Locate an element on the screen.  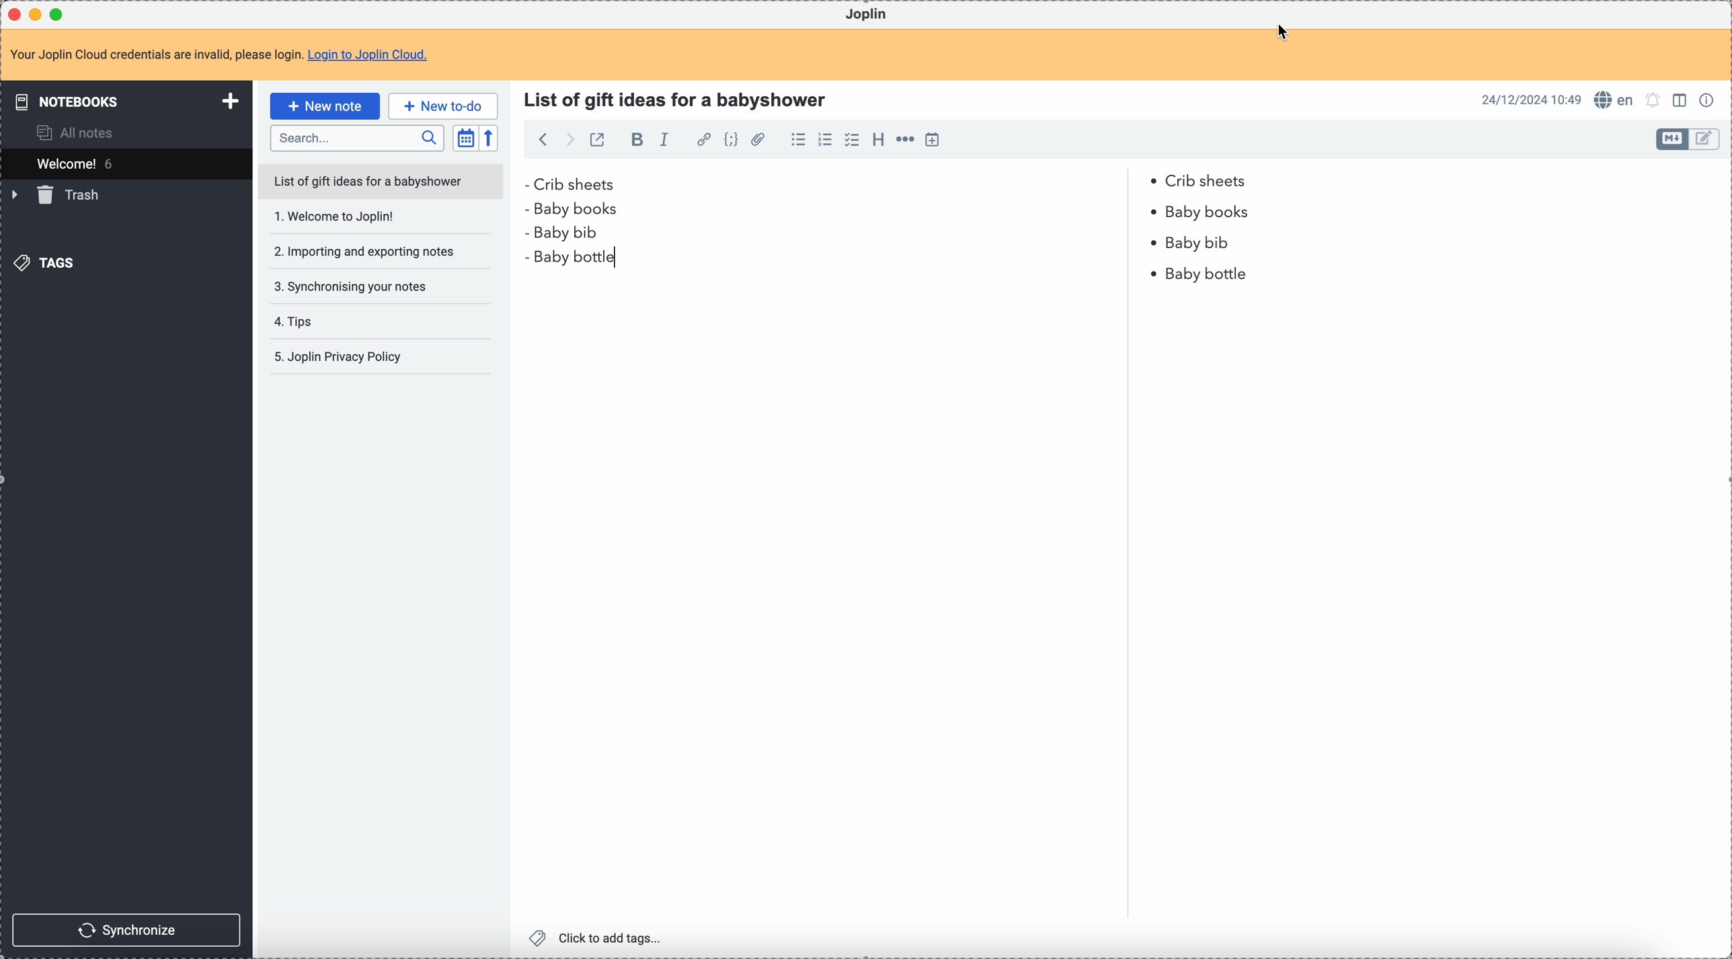
minimize Joplin is located at coordinates (38, 14).